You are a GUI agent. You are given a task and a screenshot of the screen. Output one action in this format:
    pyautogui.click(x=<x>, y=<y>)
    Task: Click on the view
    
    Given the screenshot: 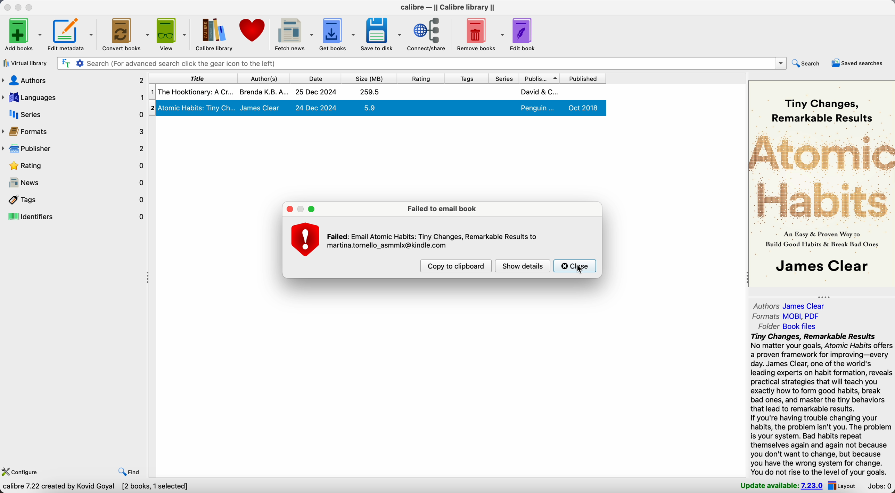 What is the action you would take?
    pyautogui.click(x=172, y=34)
    